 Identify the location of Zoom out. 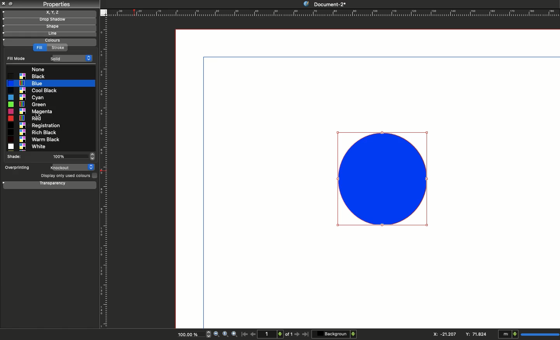
(216, 335).